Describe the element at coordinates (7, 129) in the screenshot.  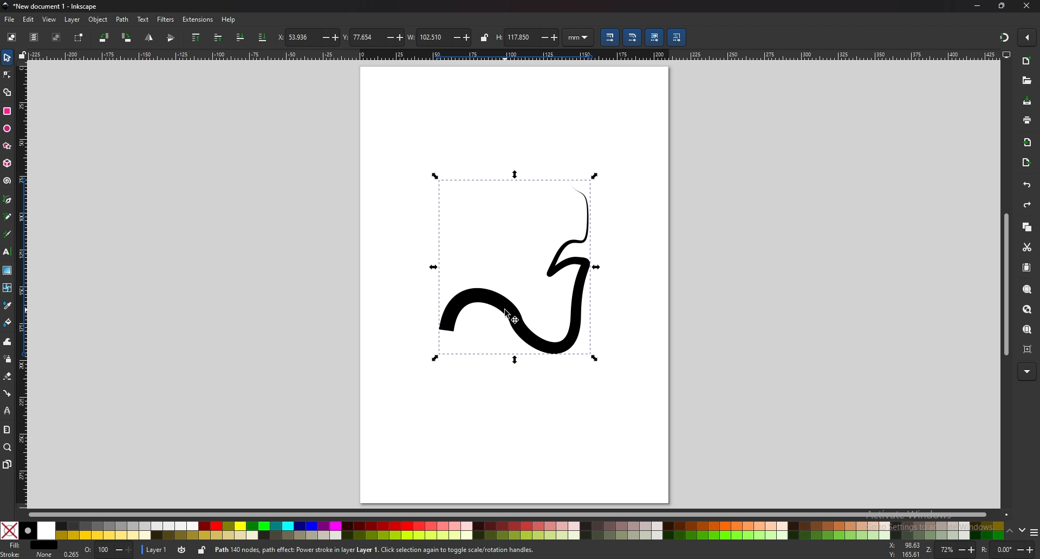
I see `ellipse` at that location.